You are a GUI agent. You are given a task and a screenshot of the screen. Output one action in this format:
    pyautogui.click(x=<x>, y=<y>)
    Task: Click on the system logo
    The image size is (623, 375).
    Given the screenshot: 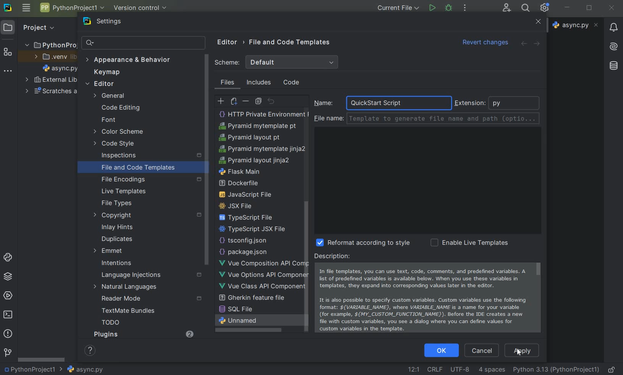 What is the action you would take?
    pyautogui.click(x=8, y=8)
    